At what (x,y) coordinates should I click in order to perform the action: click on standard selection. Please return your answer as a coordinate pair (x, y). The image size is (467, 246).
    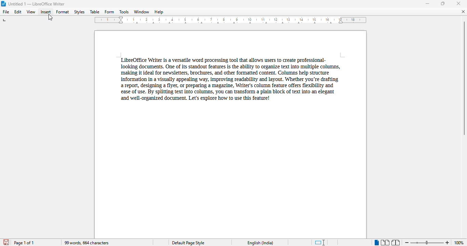
    Looking at the image, I should click on (320, 243).